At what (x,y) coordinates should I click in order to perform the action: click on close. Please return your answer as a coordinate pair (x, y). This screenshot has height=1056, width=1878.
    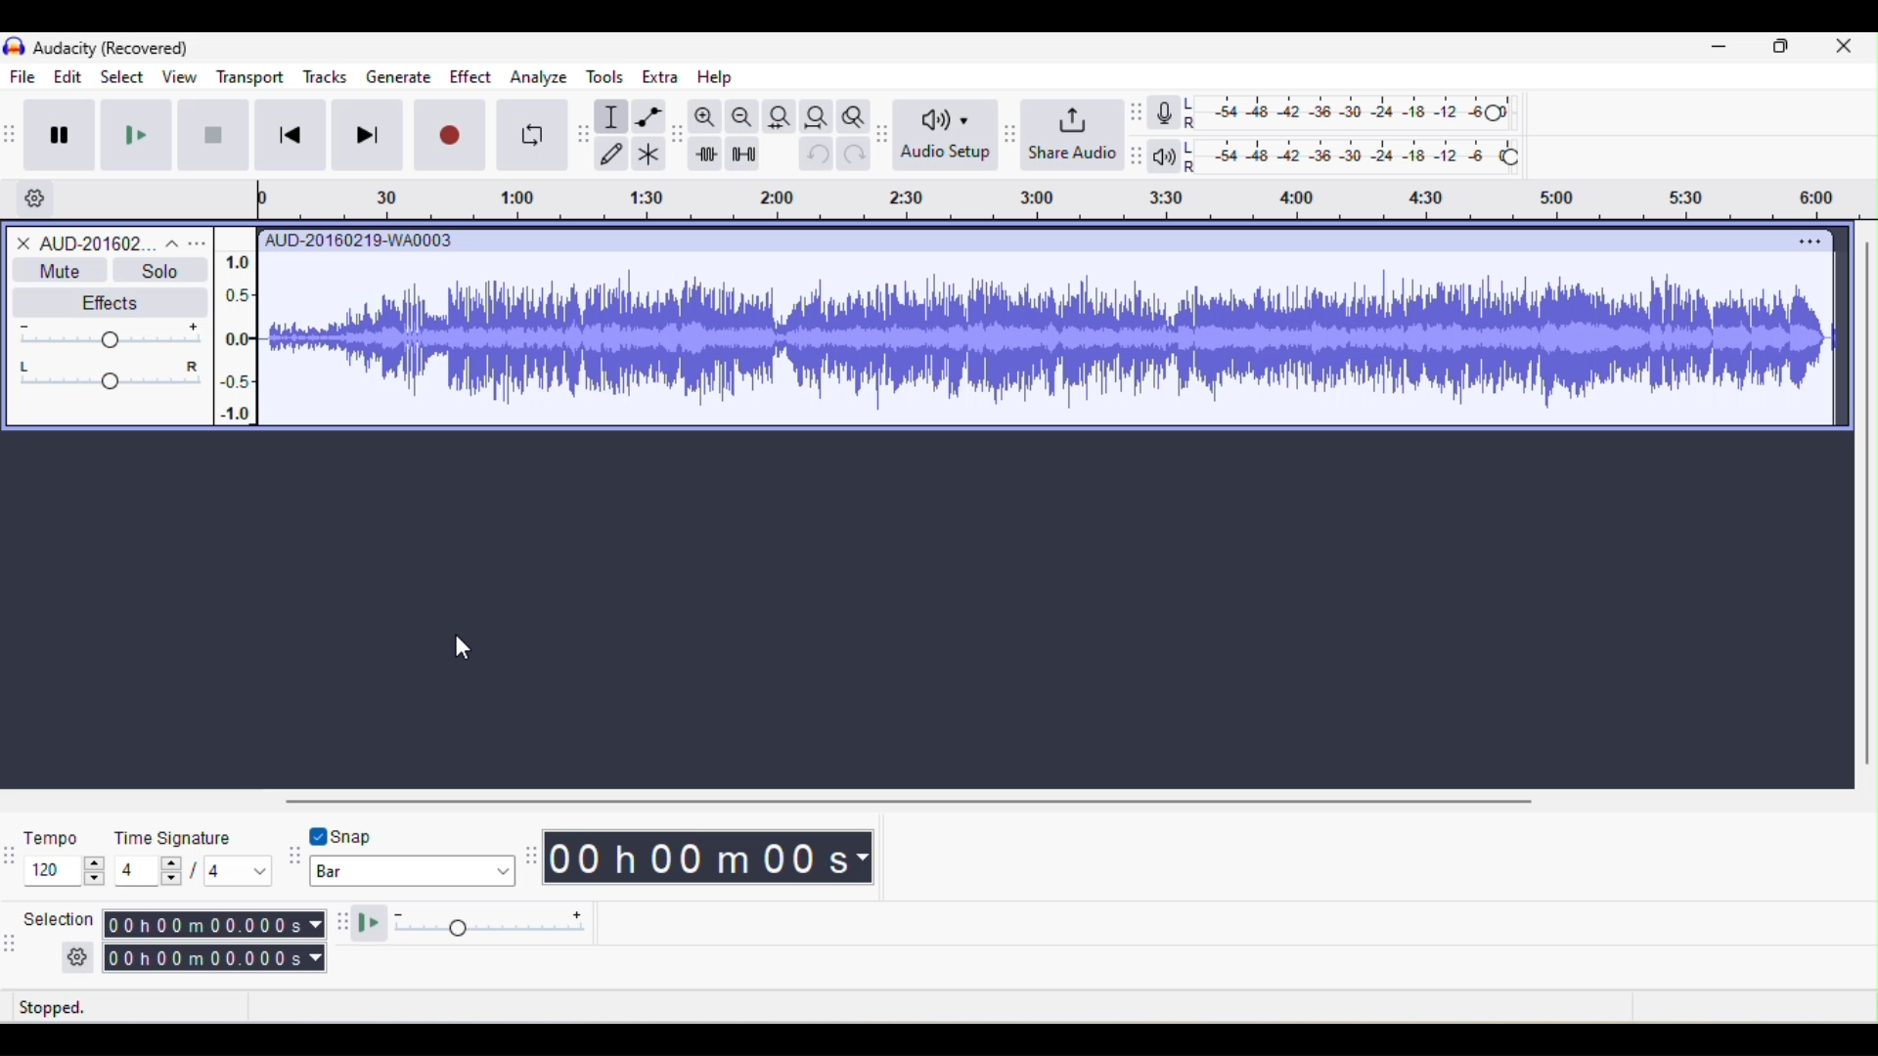
    Looking at the image, I should click on (1844, 52).